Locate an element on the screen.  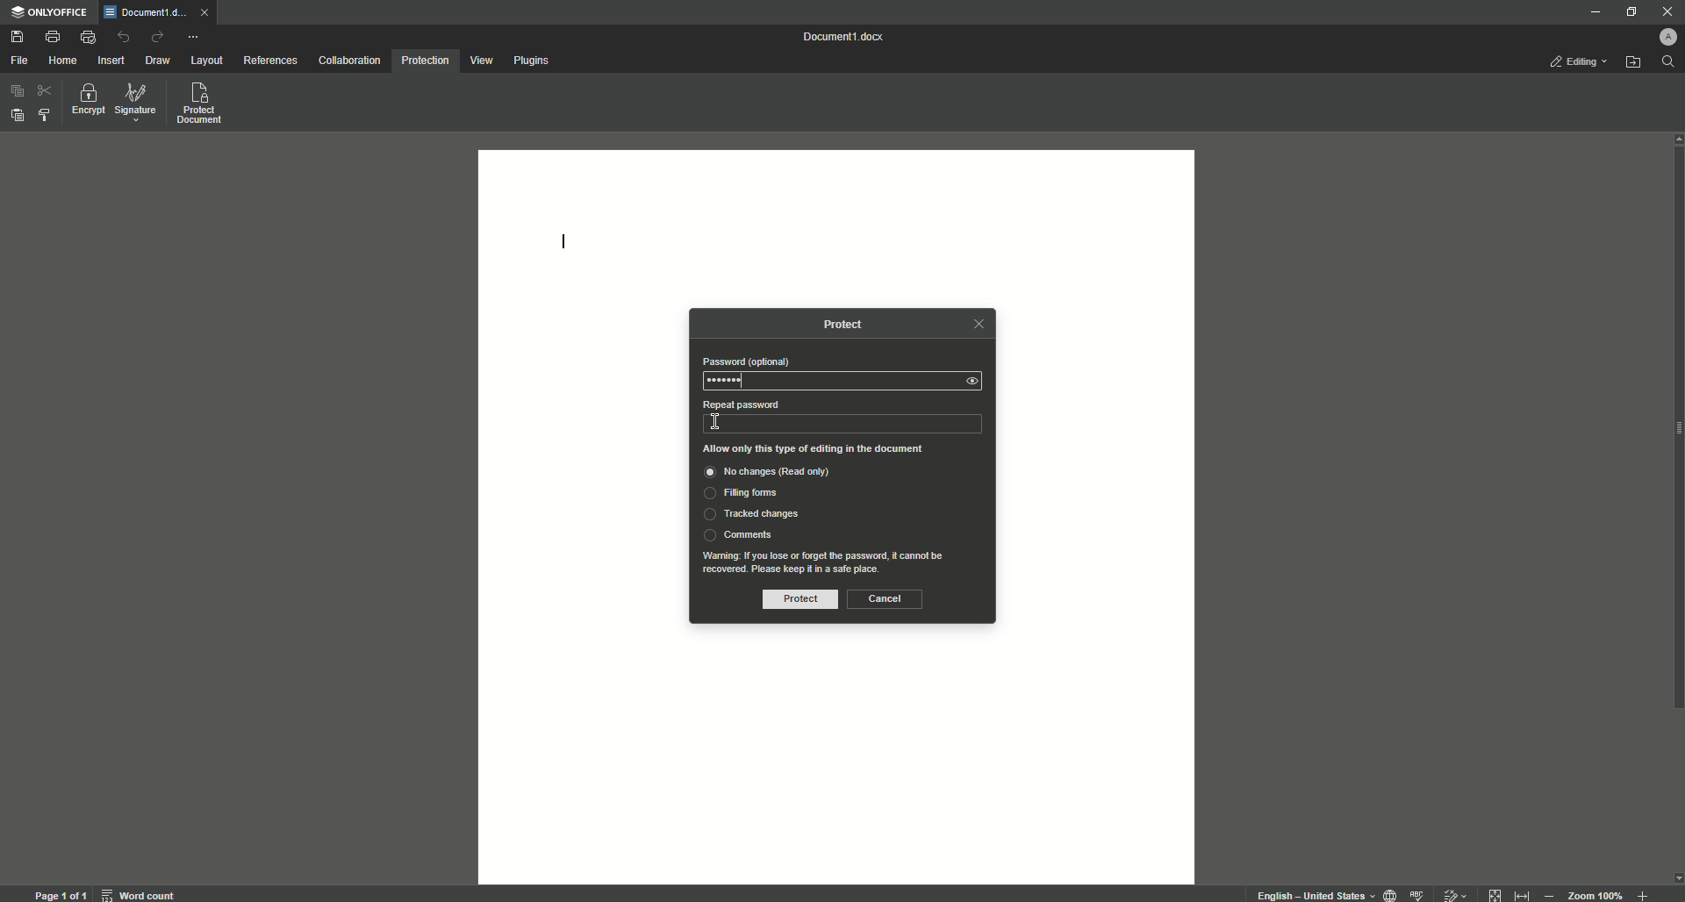
Repeat Password is located at coordinates (740, 404).